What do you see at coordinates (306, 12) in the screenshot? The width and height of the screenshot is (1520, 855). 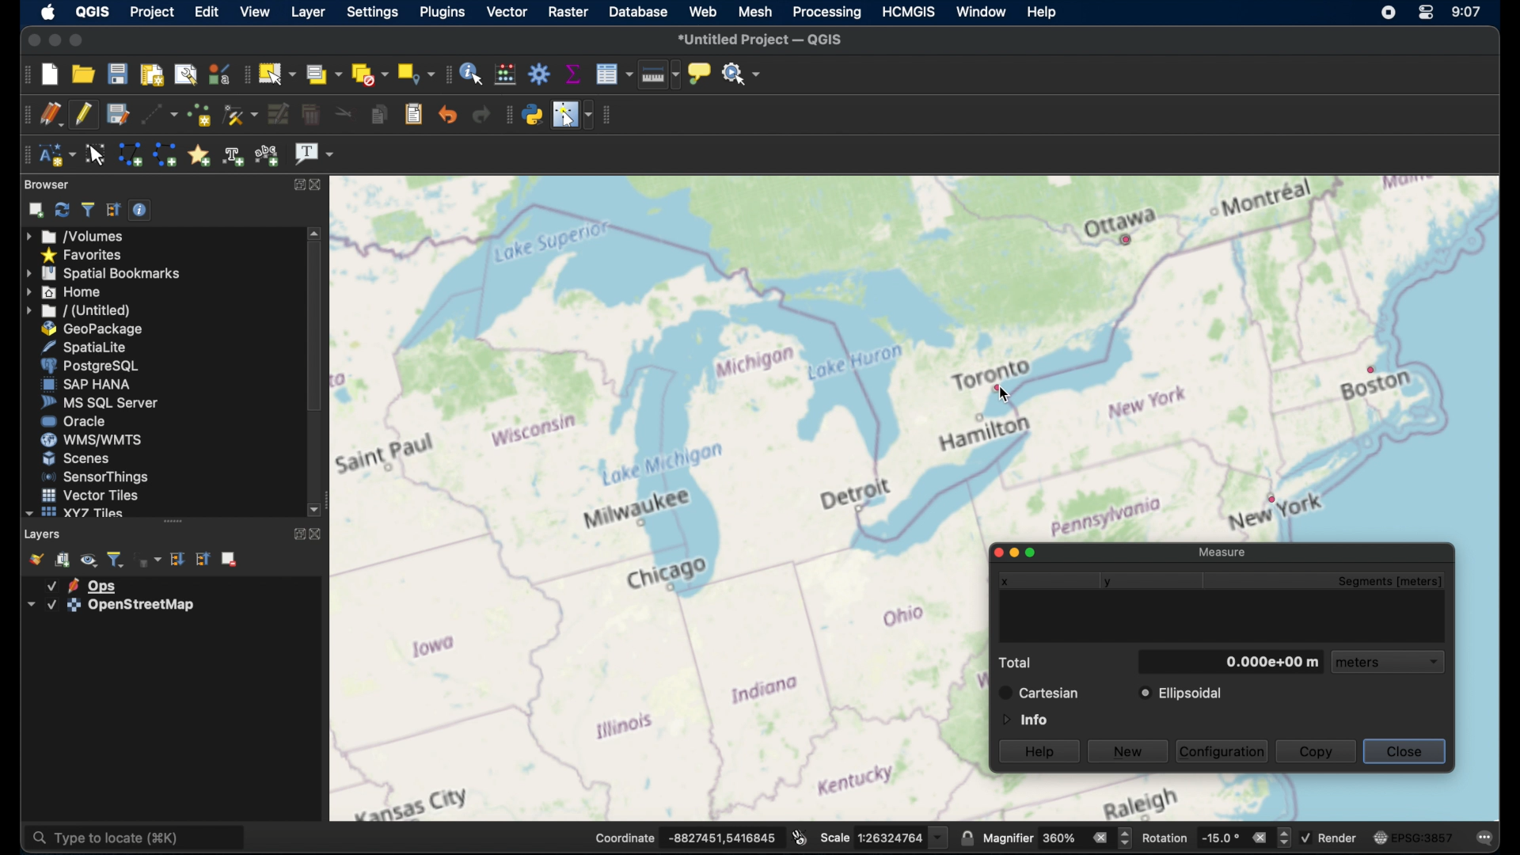 I see `layer` at bounding box center [306, 12].